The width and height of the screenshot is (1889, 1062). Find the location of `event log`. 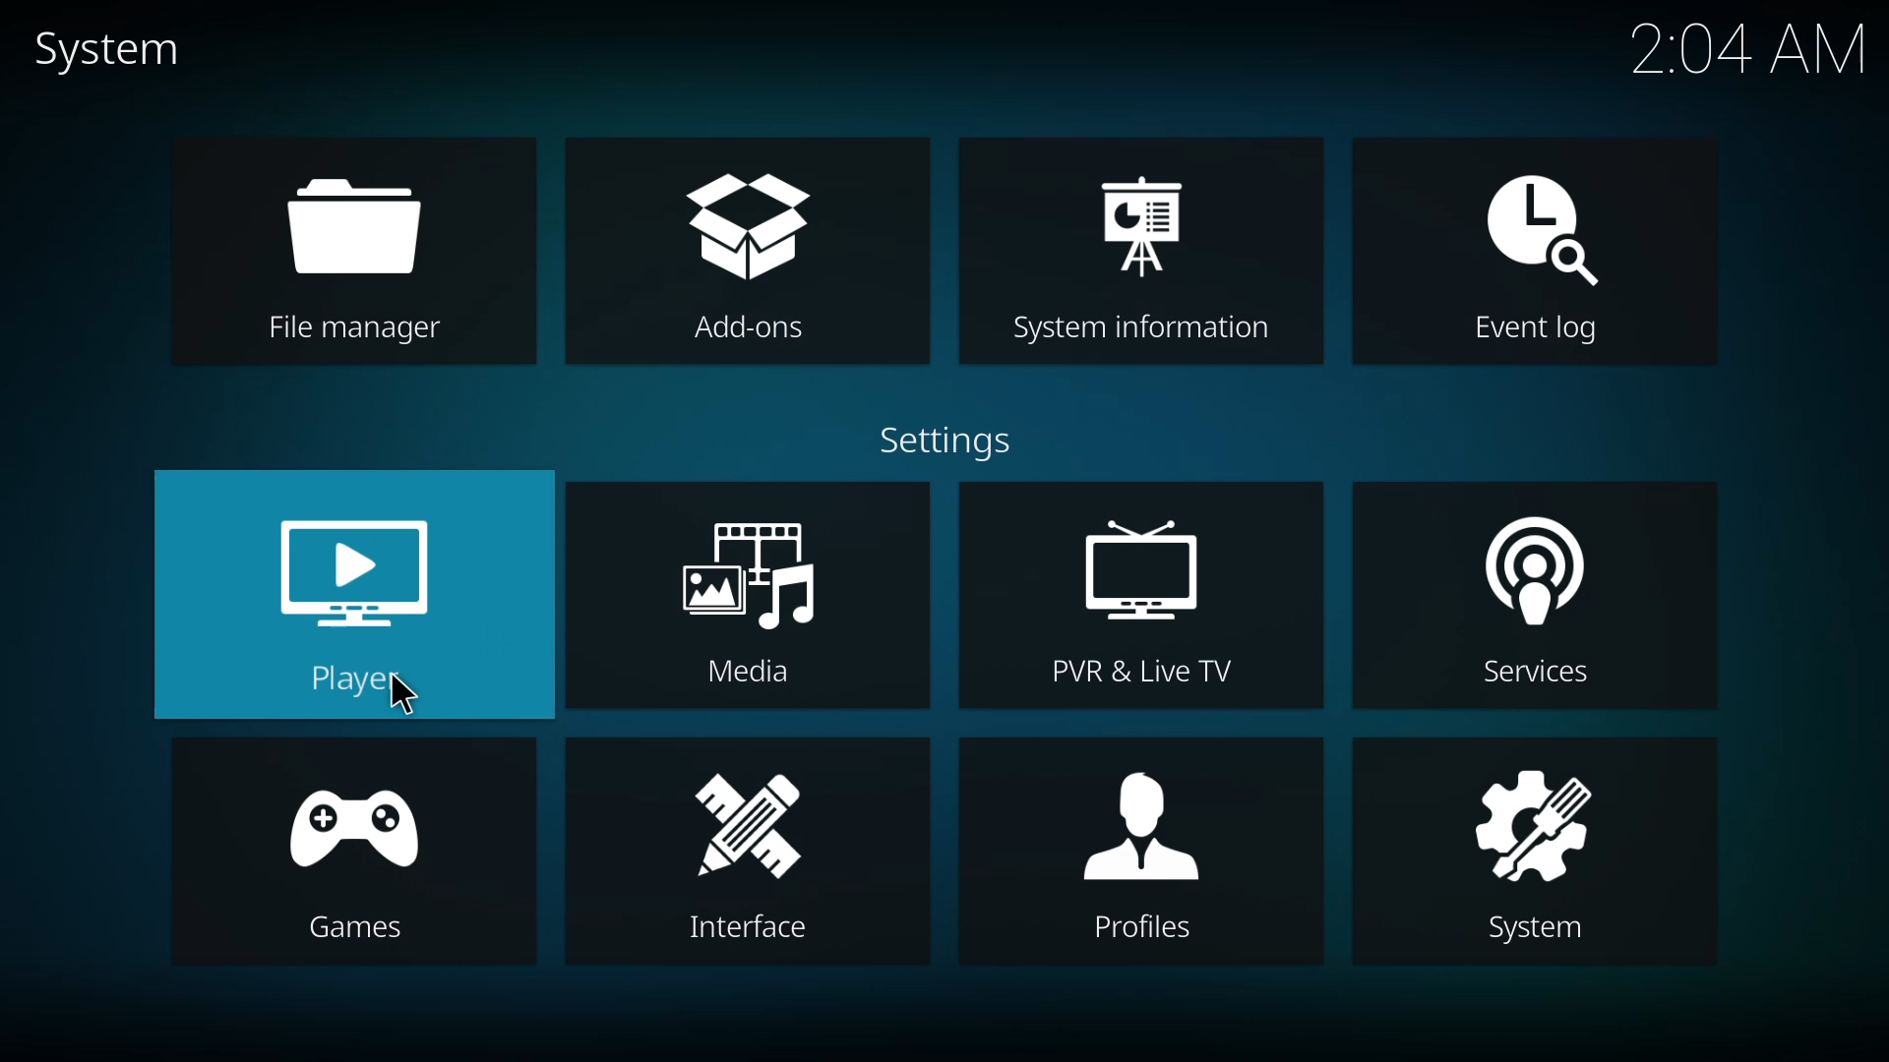

event log is located at coordinates (1536, 256).